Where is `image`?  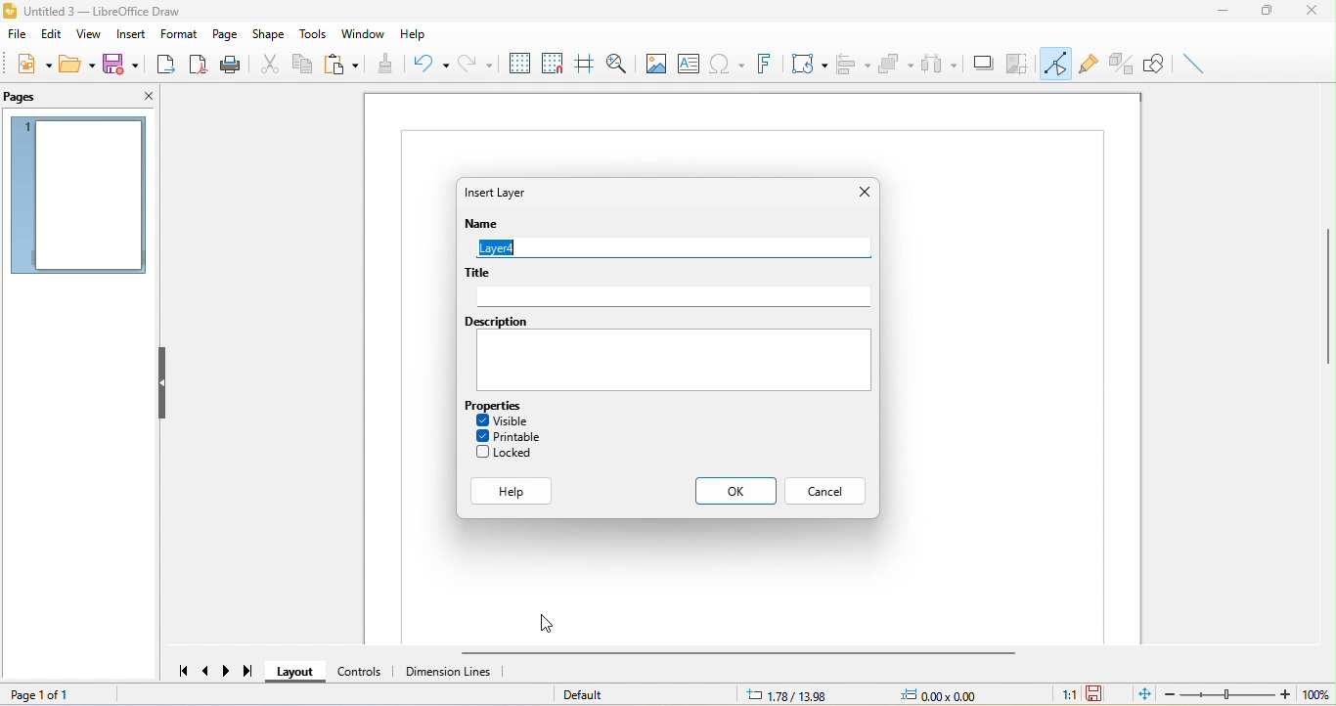
image is located at coordinates (655, 66).